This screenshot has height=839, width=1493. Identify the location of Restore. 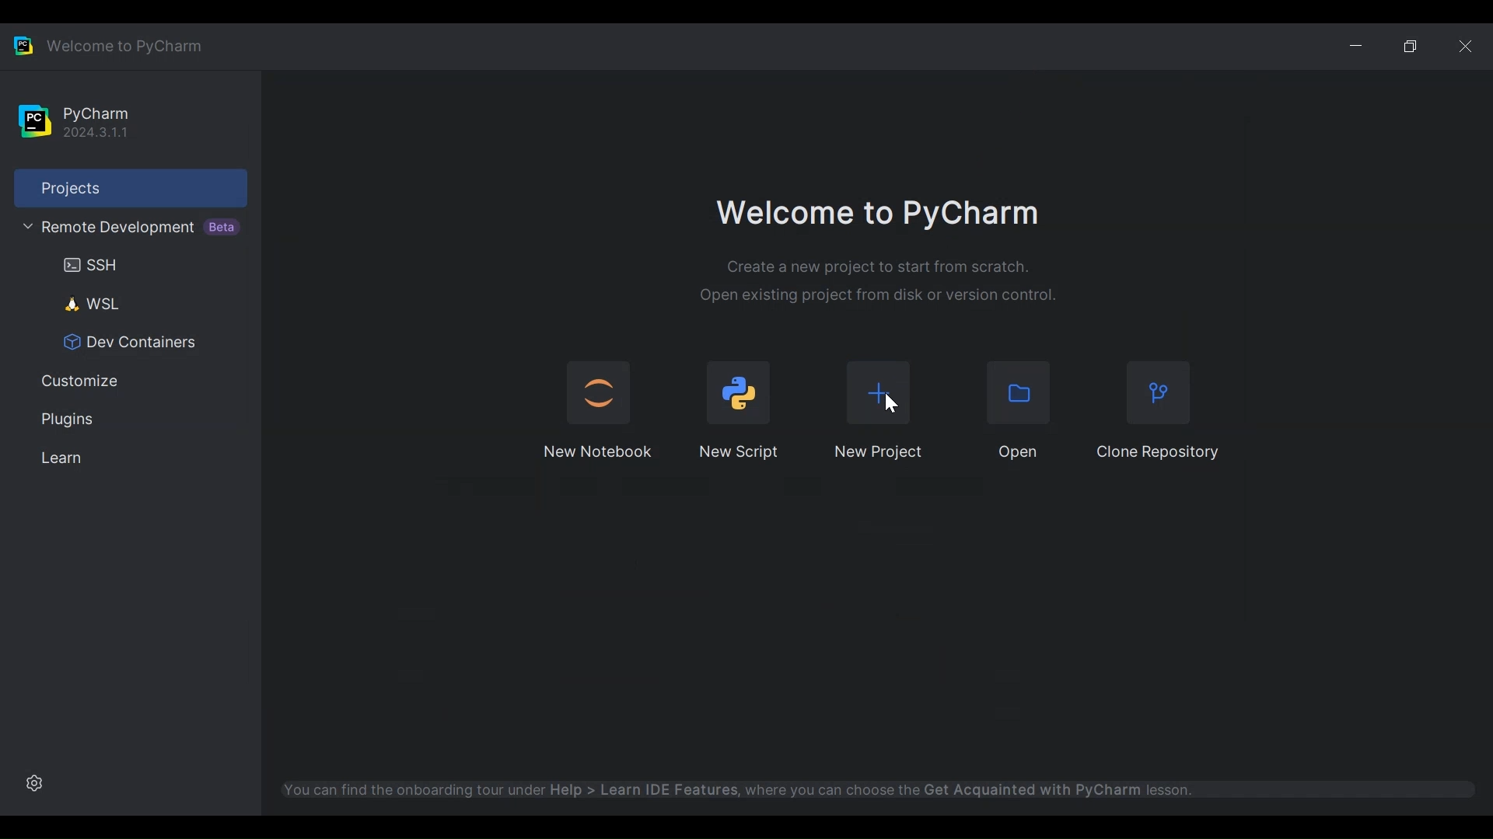
(1413, 45).